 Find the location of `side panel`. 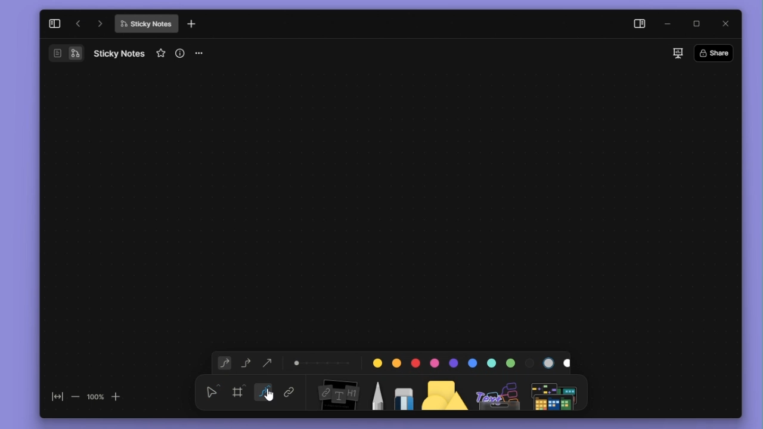

side panel is located at coordinates (637, 25).